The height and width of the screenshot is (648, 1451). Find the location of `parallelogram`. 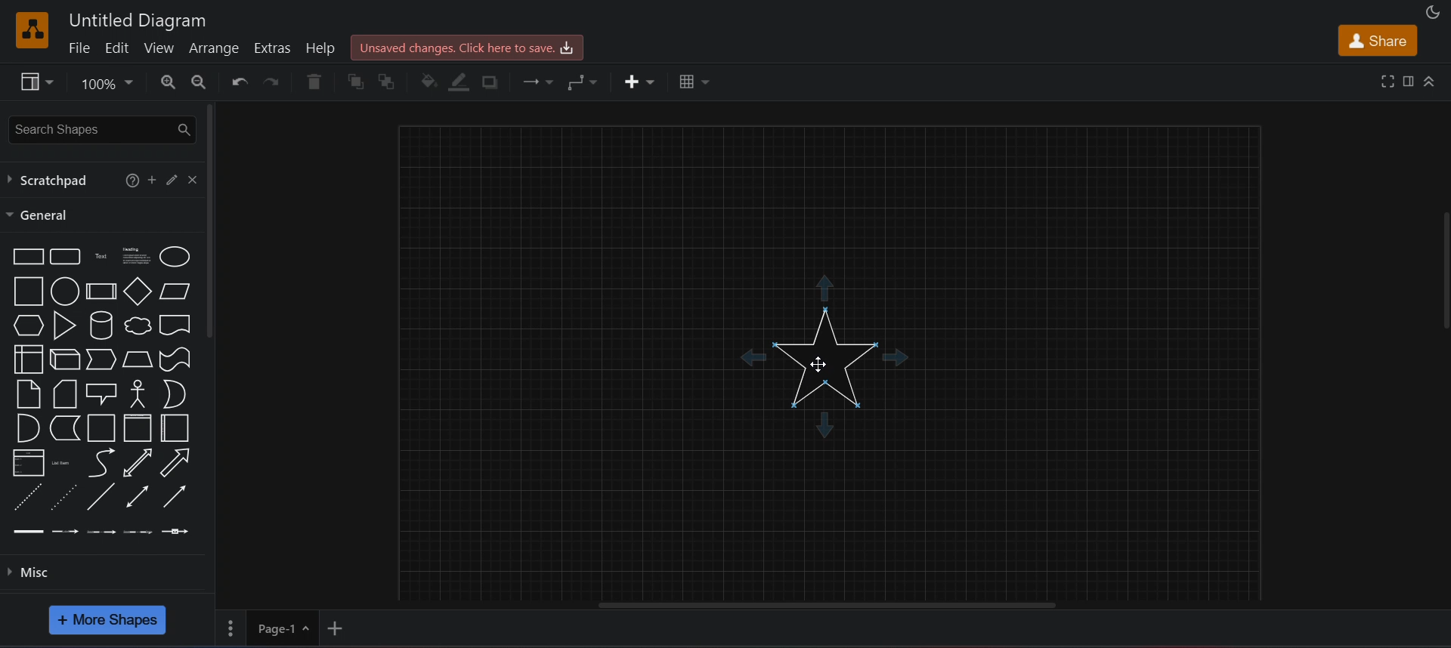

parallelogram is located at coordinates (175, 293).